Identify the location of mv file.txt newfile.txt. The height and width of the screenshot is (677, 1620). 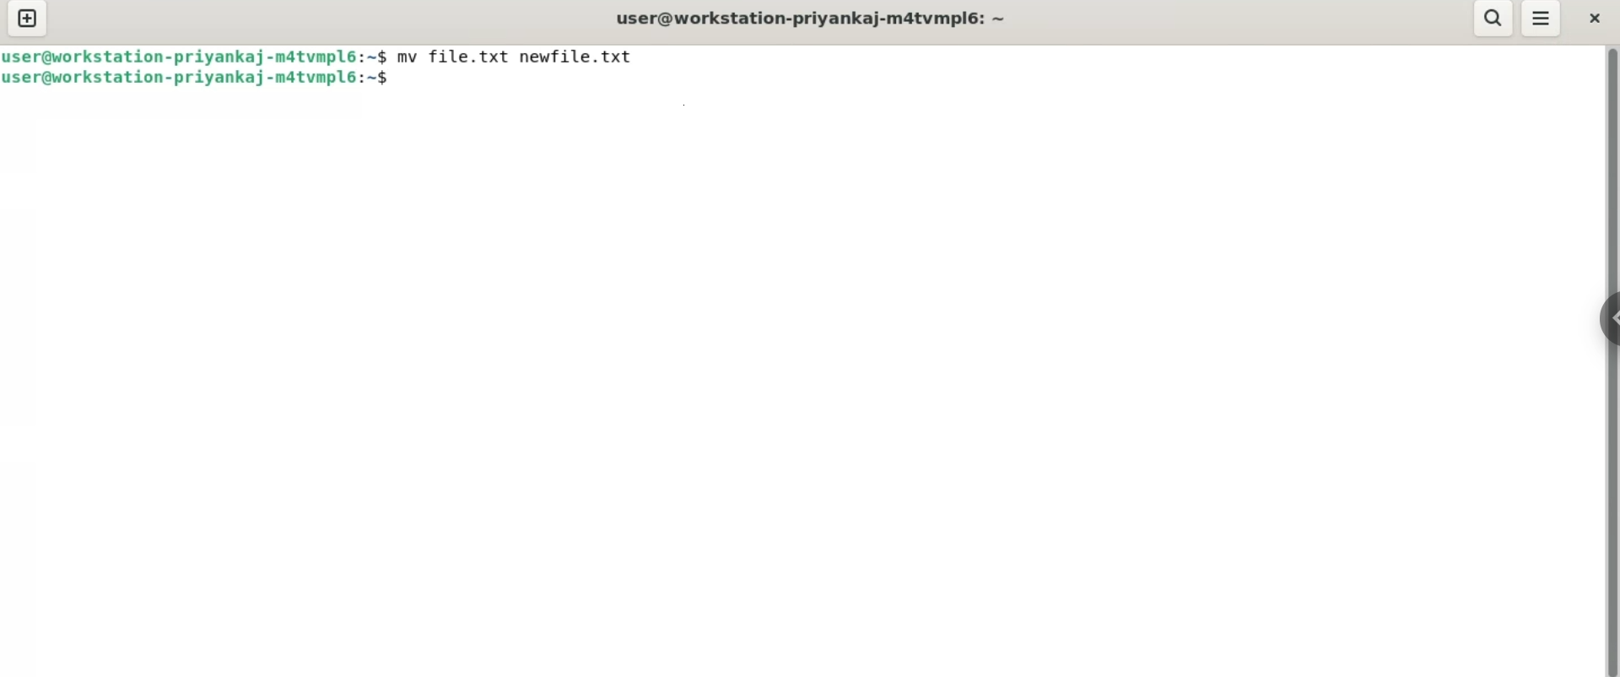
(519, 56).